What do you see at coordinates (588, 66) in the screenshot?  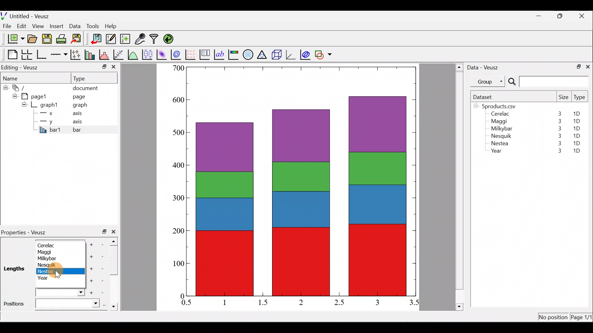 I see `close` at bounding box center [588, 66].